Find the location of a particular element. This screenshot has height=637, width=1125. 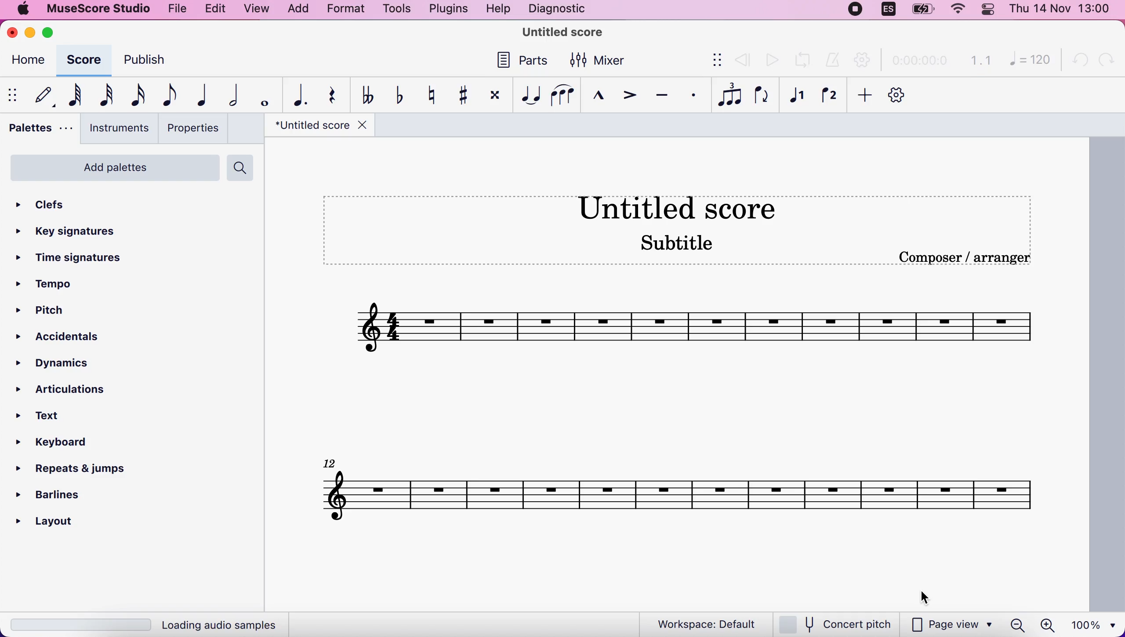

palettes ... is located at coordinates (40, 131).